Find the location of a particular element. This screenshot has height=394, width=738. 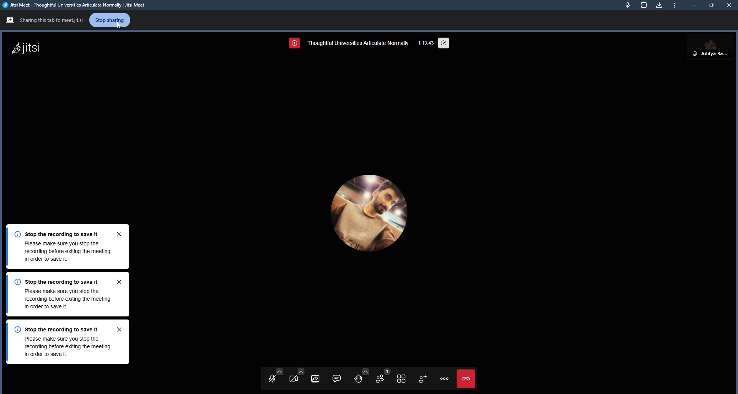

participants is located at coordinates (379, 377).